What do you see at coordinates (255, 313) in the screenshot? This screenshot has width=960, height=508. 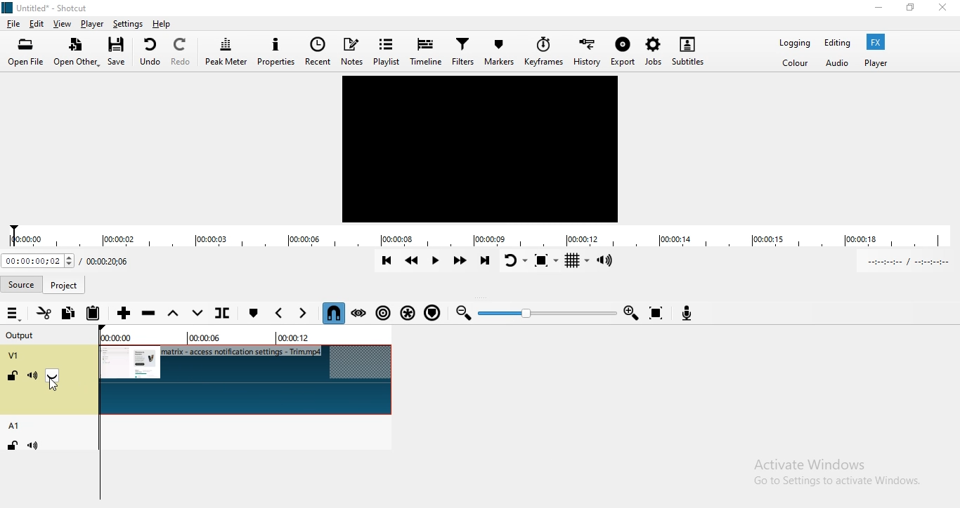 I see `create/edit marker` at bounding box center [255, 313].